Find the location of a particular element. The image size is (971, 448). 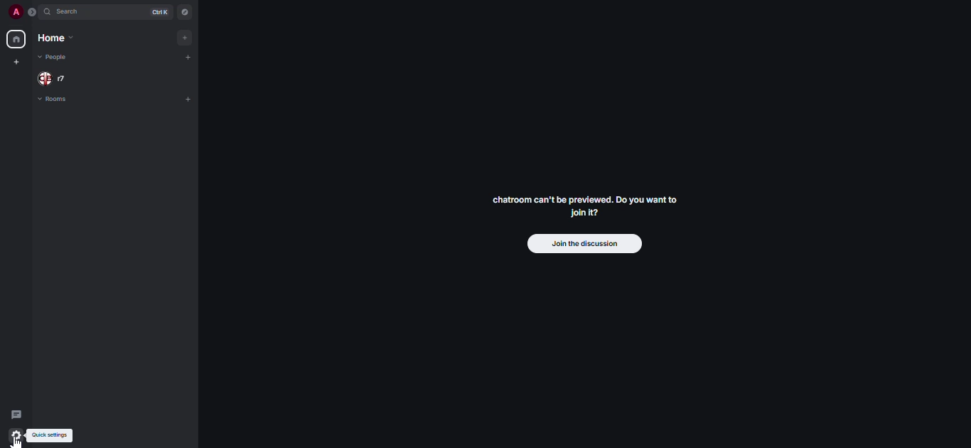

navigator is located at coordinates (186, 11).